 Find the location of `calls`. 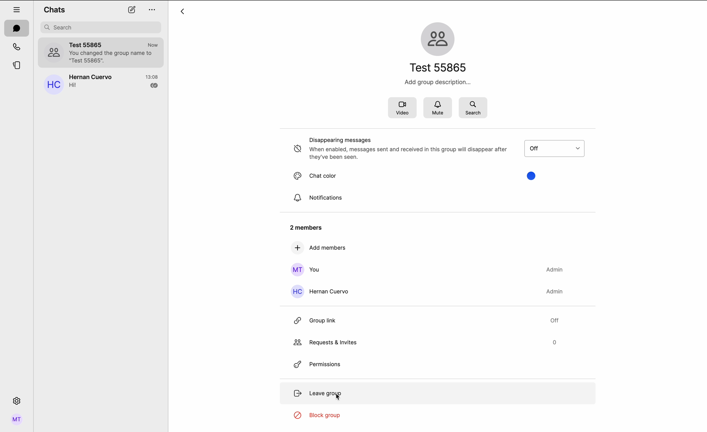

calls is located at coordinates (16, 46).